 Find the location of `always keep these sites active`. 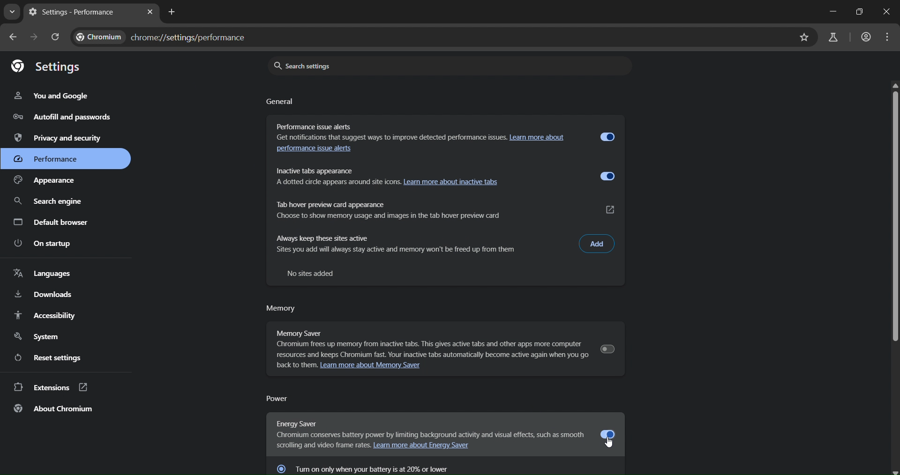

always keep these sites active is located at coordinates (421, 244).